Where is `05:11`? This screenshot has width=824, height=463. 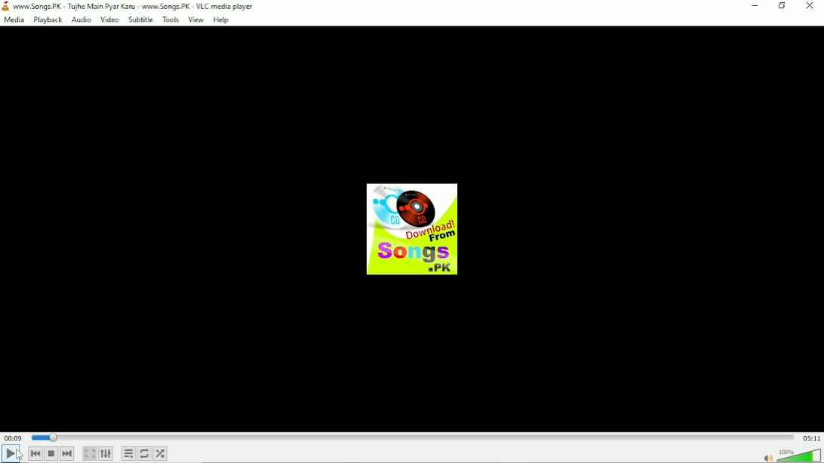
05:11 is located at coordinates (809, 437).